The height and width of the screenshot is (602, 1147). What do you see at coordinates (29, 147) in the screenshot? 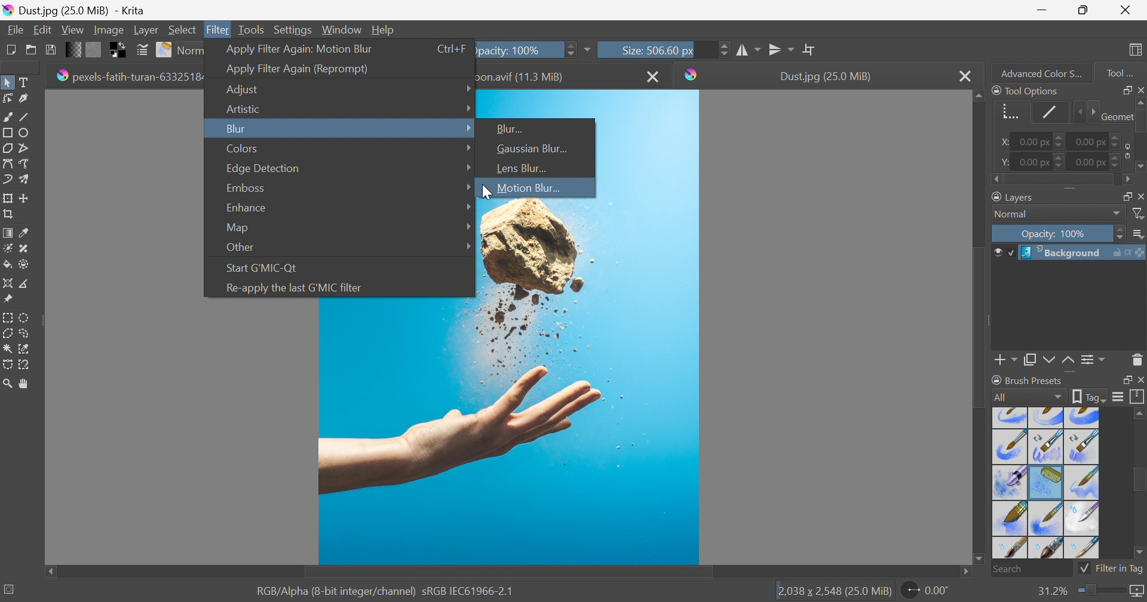
I see `Polyline tool` at bounding box center [29, 147].